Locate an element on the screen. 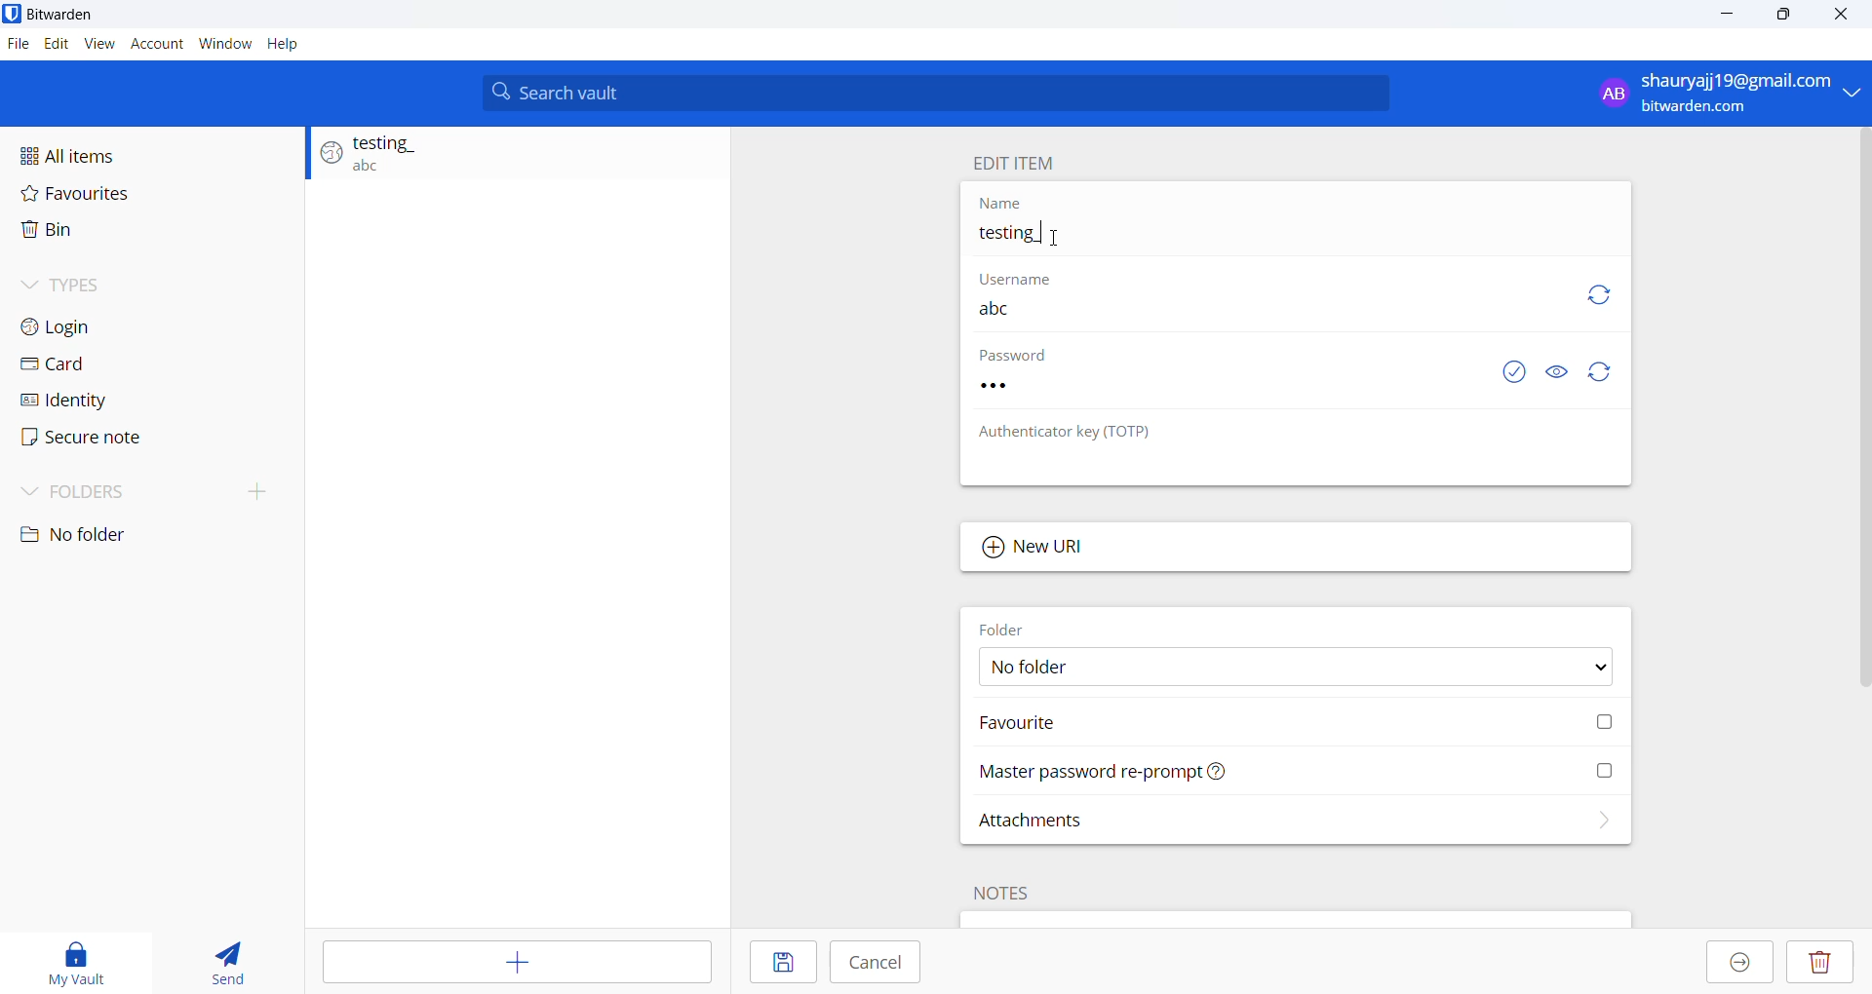 The width and height of the screenshot is (1872, 994). Login entry is located at coordinates (508, 158).